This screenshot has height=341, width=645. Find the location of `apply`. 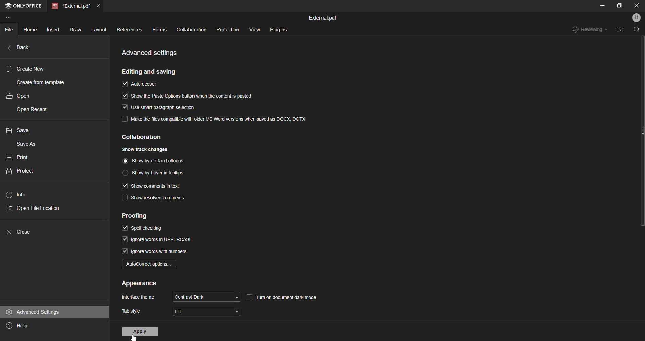

apply is located at coordinates (140, 332).